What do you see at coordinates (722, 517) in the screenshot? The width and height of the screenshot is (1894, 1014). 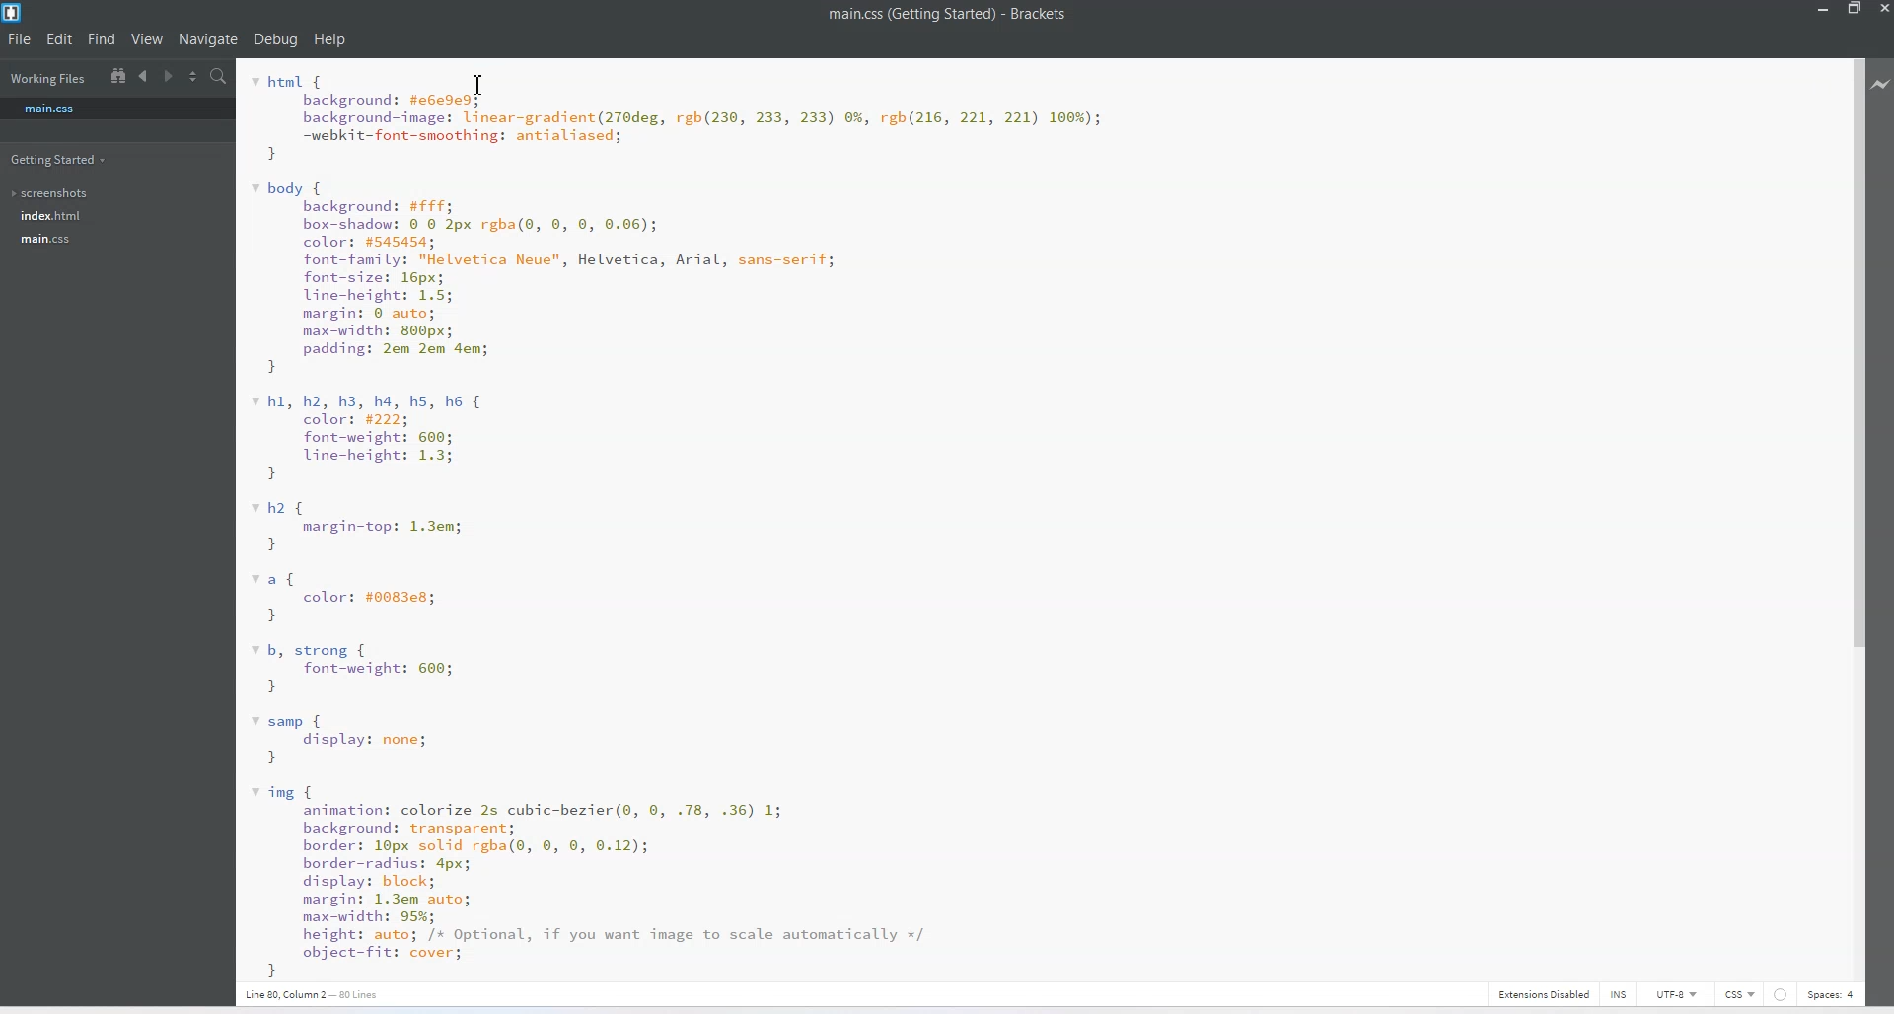 I see `Text 2` at bounding box center [722, 517].